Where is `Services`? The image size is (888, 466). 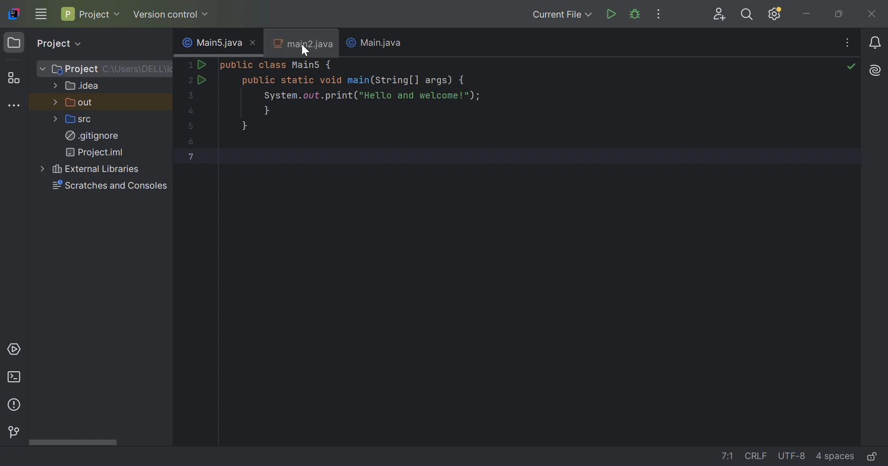 Services is located at coordinates (16, 348).